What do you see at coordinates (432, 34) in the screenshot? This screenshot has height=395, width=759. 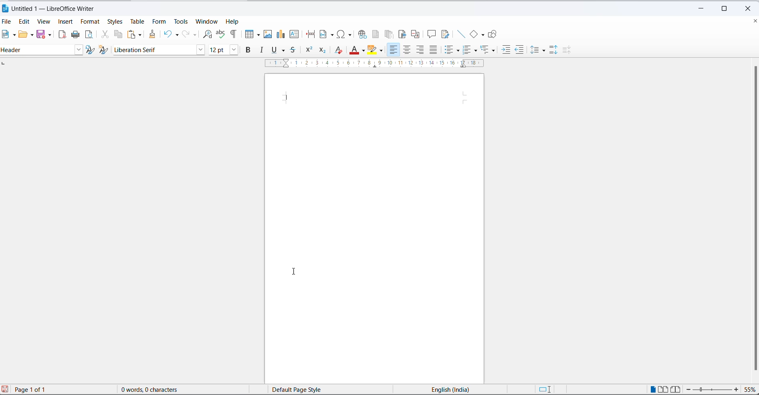 I see `insert comments` at bounding box center [432, 34].